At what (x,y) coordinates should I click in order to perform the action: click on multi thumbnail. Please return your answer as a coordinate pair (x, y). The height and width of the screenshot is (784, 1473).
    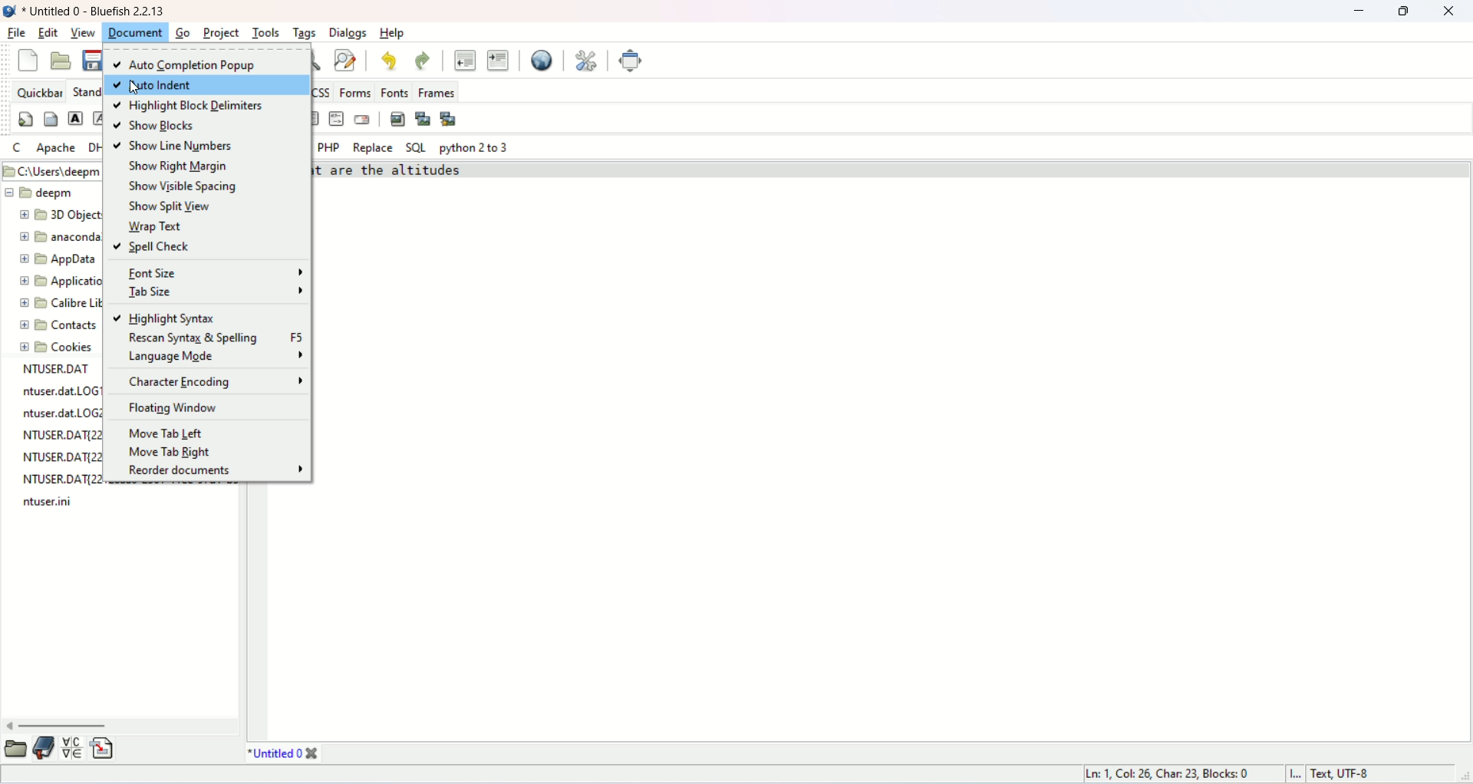
    Looking at the image, I should click on (451, 118).